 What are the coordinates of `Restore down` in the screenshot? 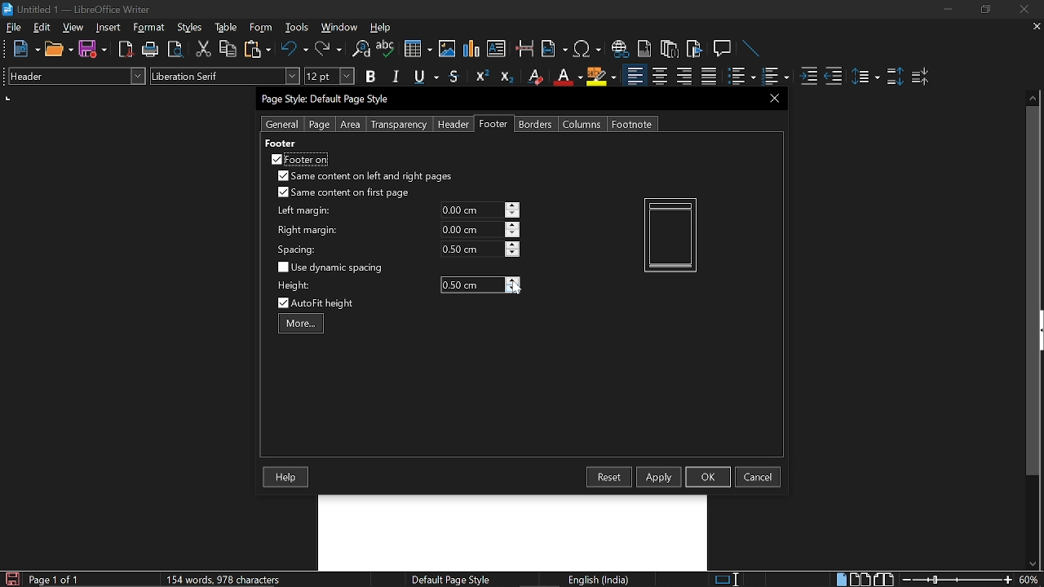 It's located at (984, 10).